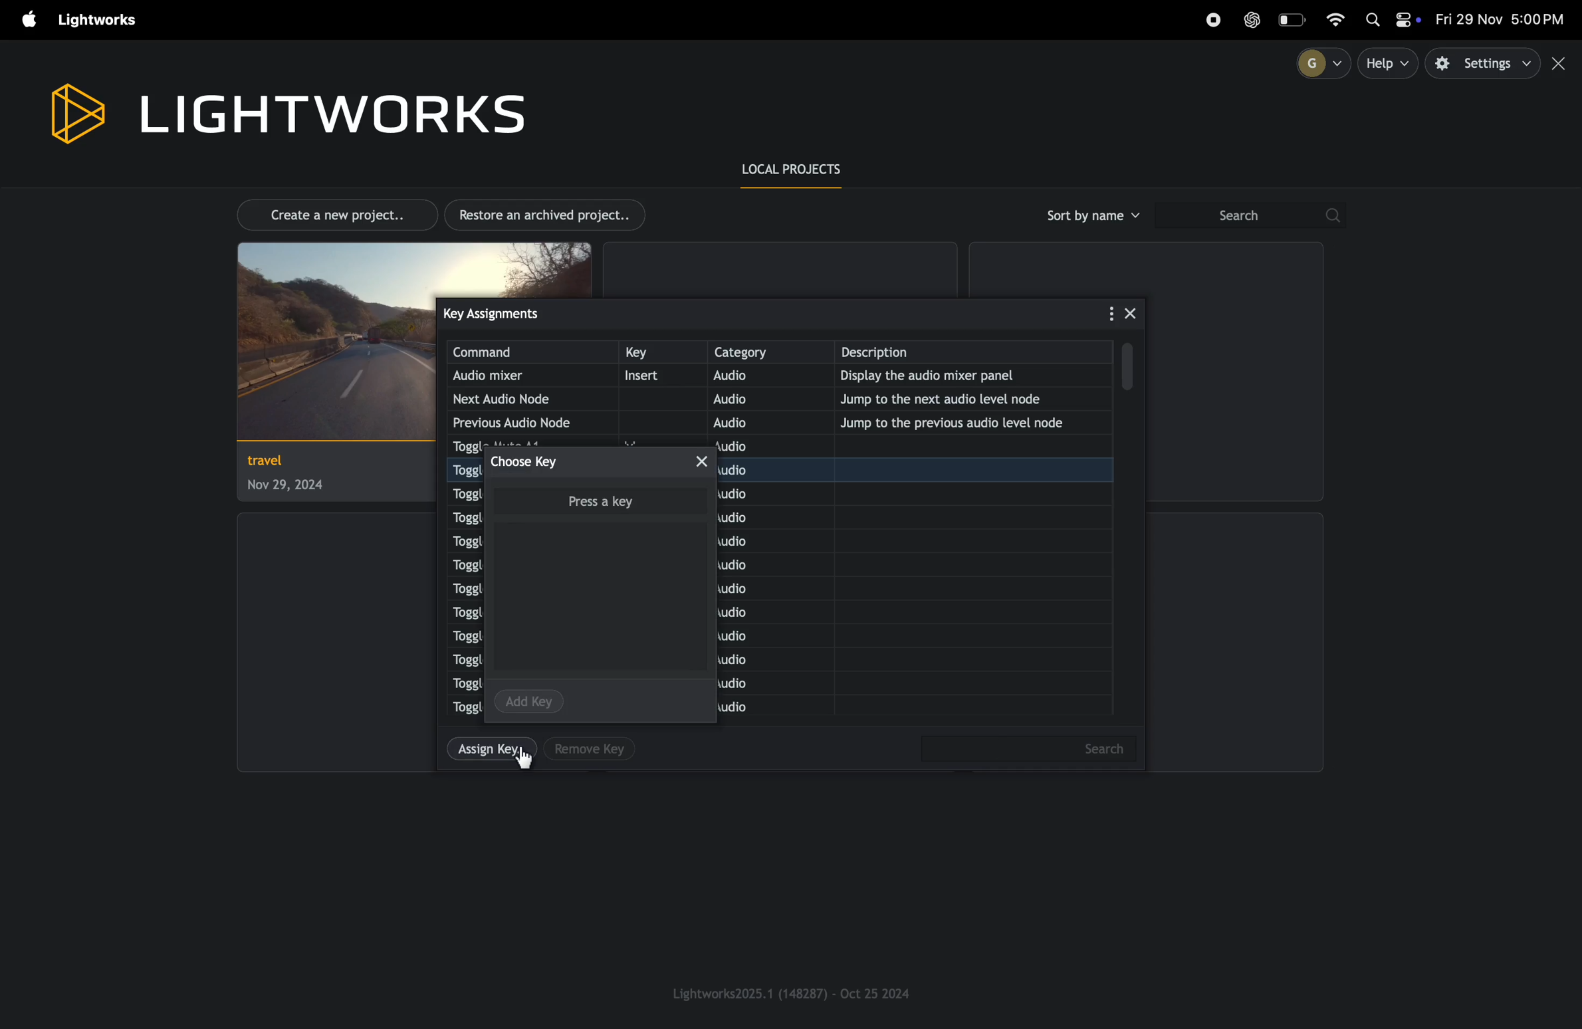  I want to click on press key, so click(598, 500).